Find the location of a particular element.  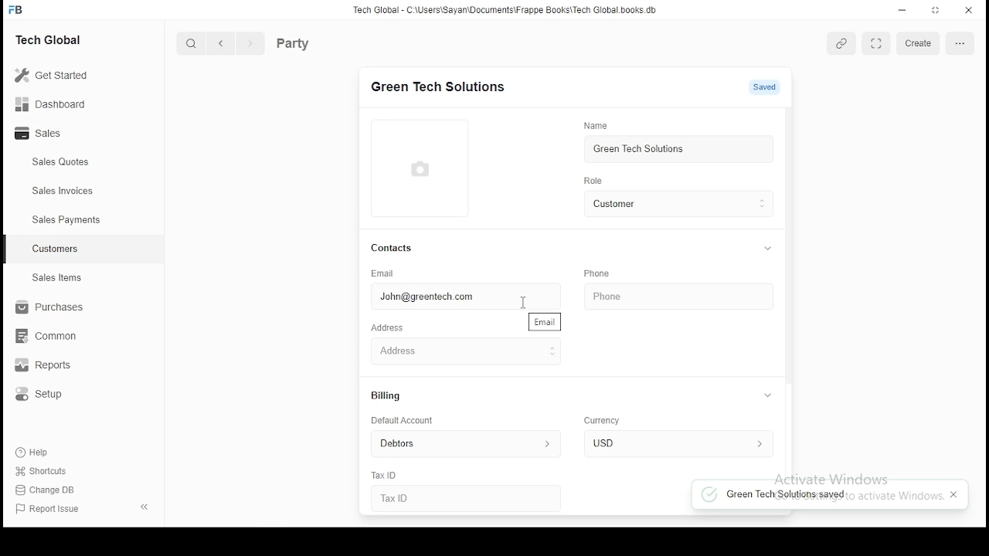

sales is located at coordinates (42, 134).